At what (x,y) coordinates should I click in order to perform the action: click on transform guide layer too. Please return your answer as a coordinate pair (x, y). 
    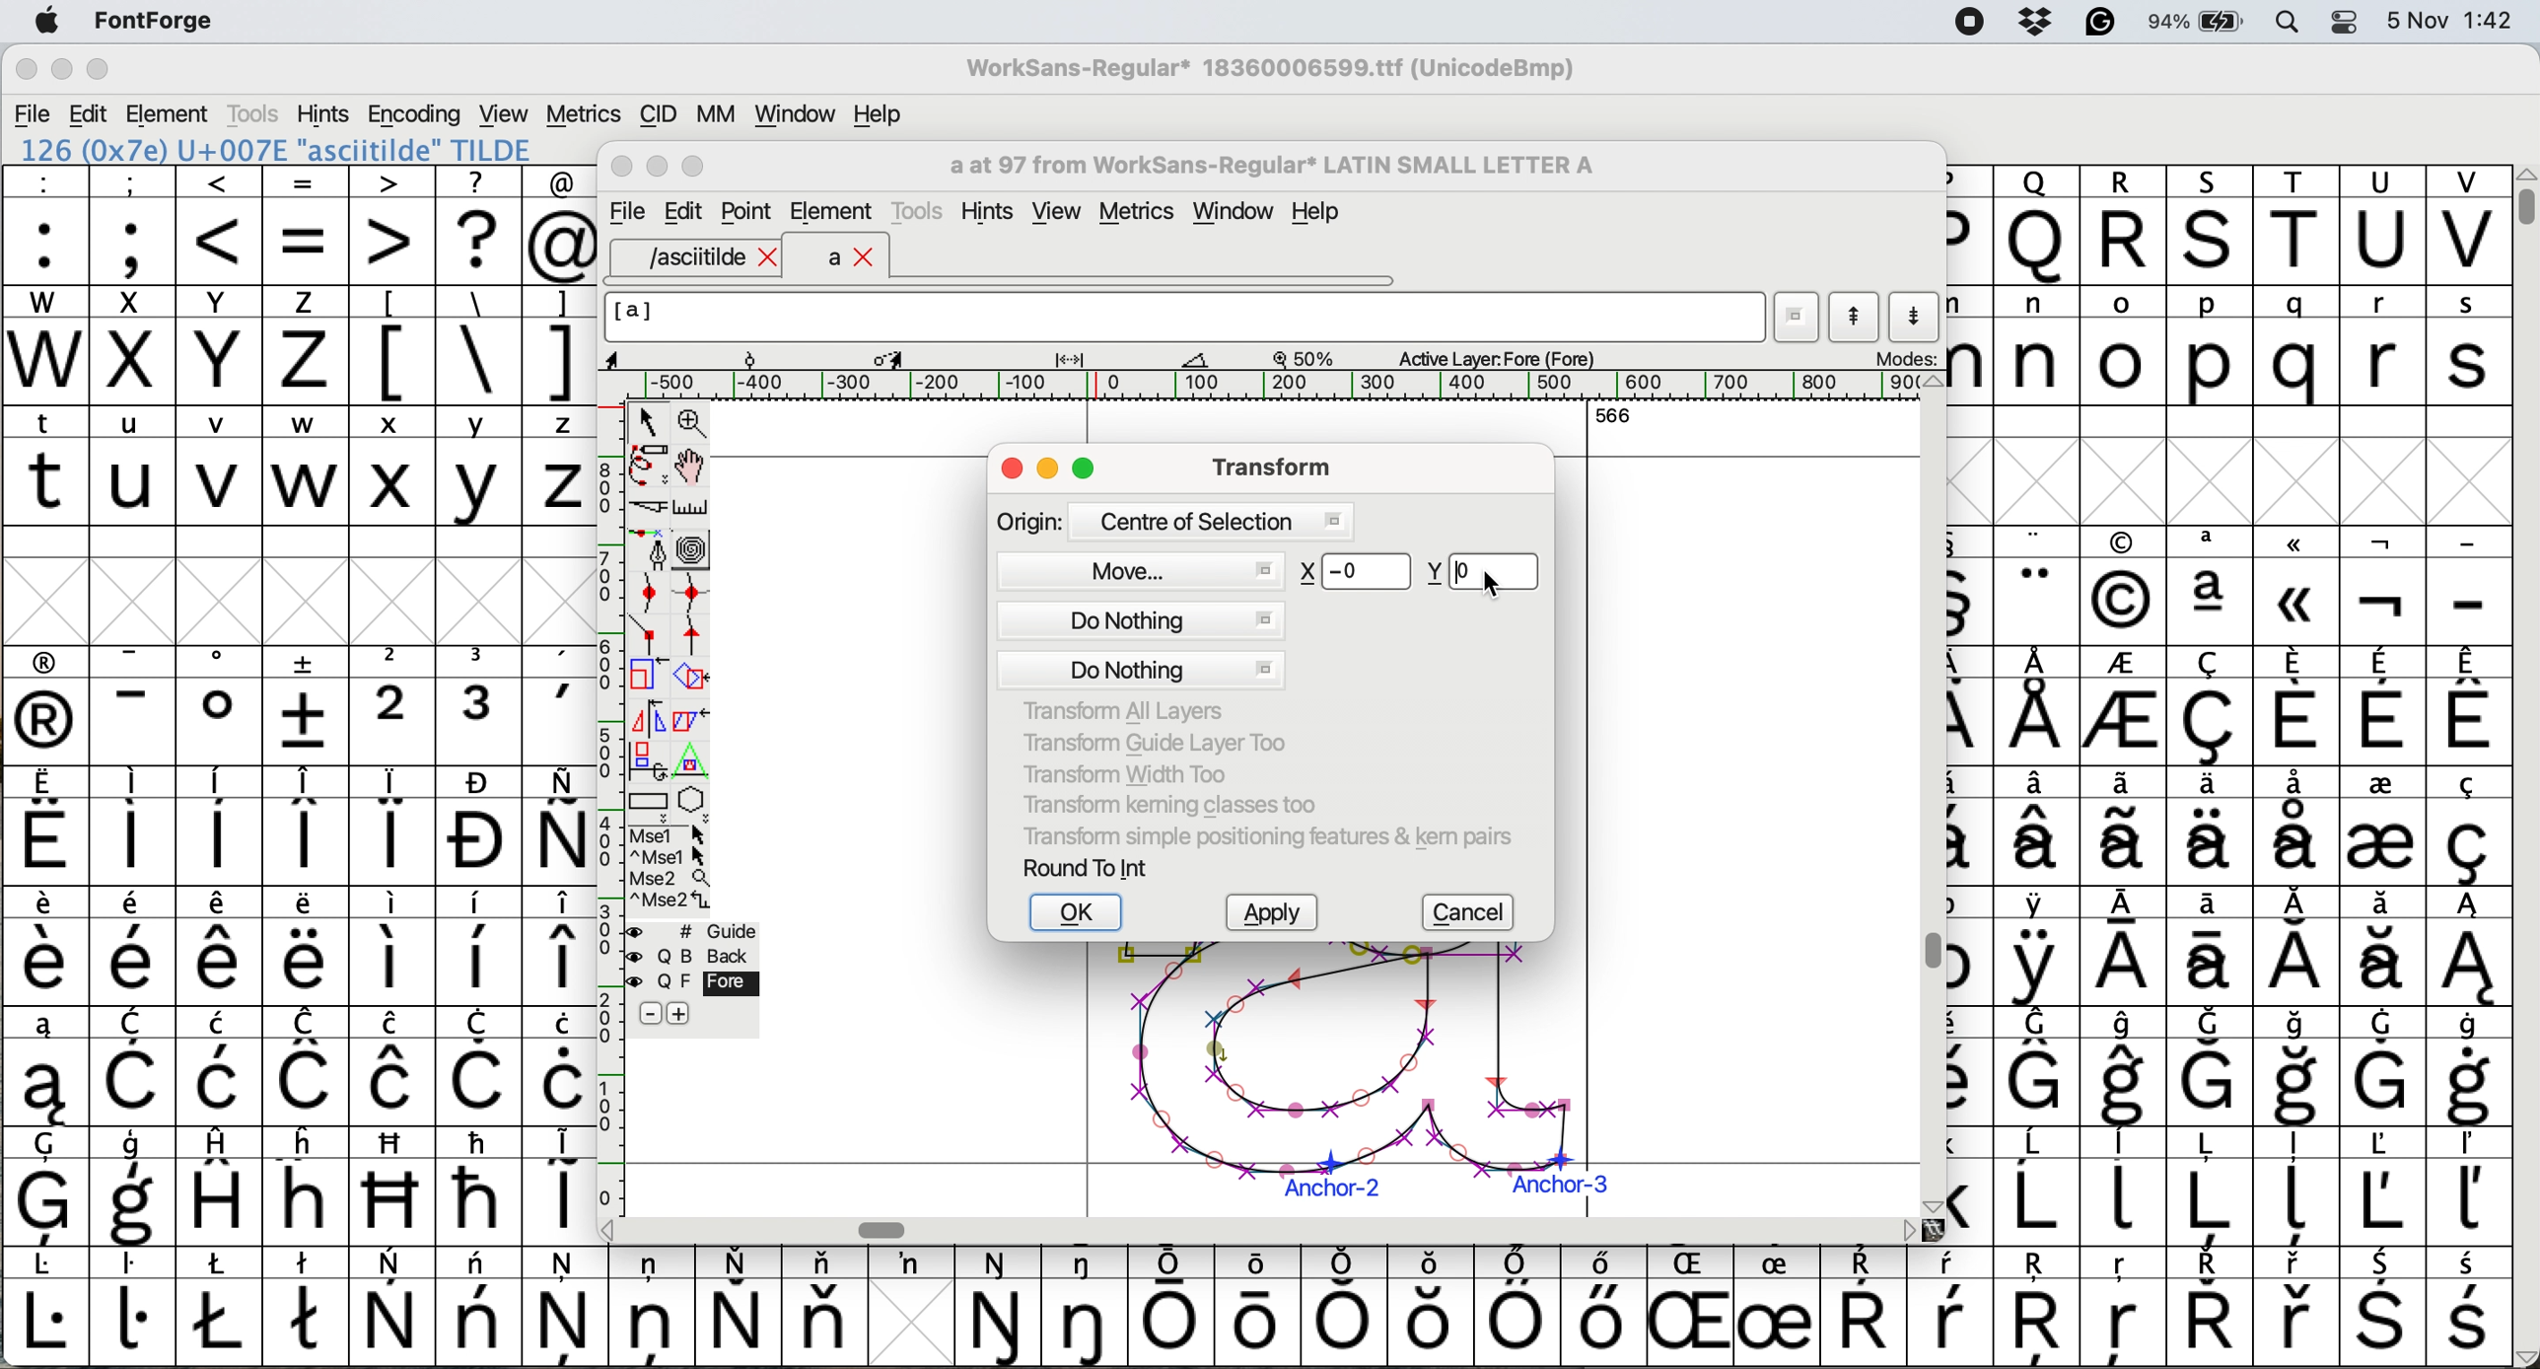
    Looking at the image, I should click on (1147, 741).